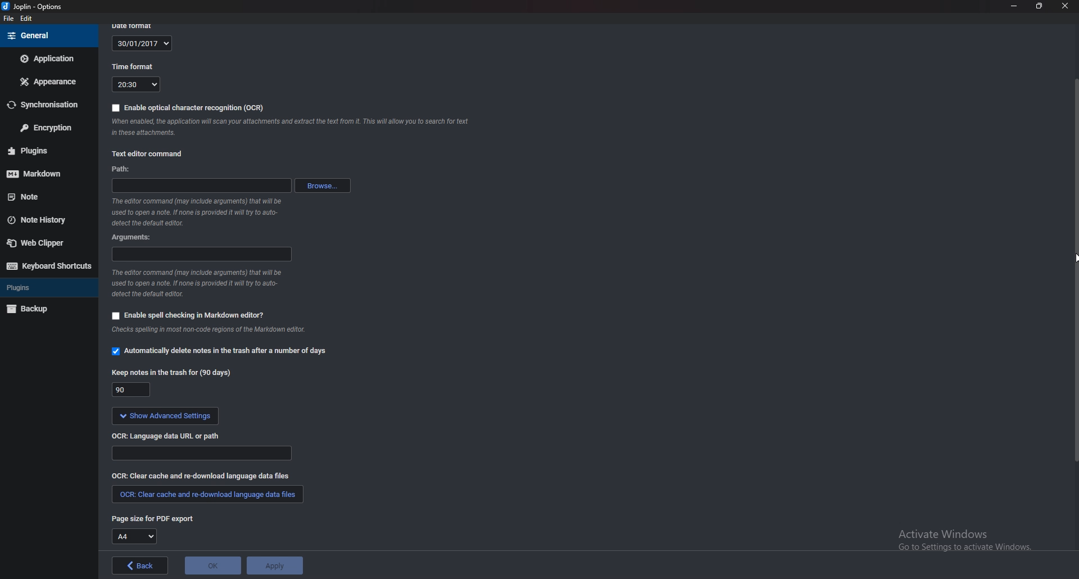 The height and width of the screenshot is (579, 1079). Describe the element at coordinates (142, 44) in the screenshot. I see `30/01/2017` at that location.